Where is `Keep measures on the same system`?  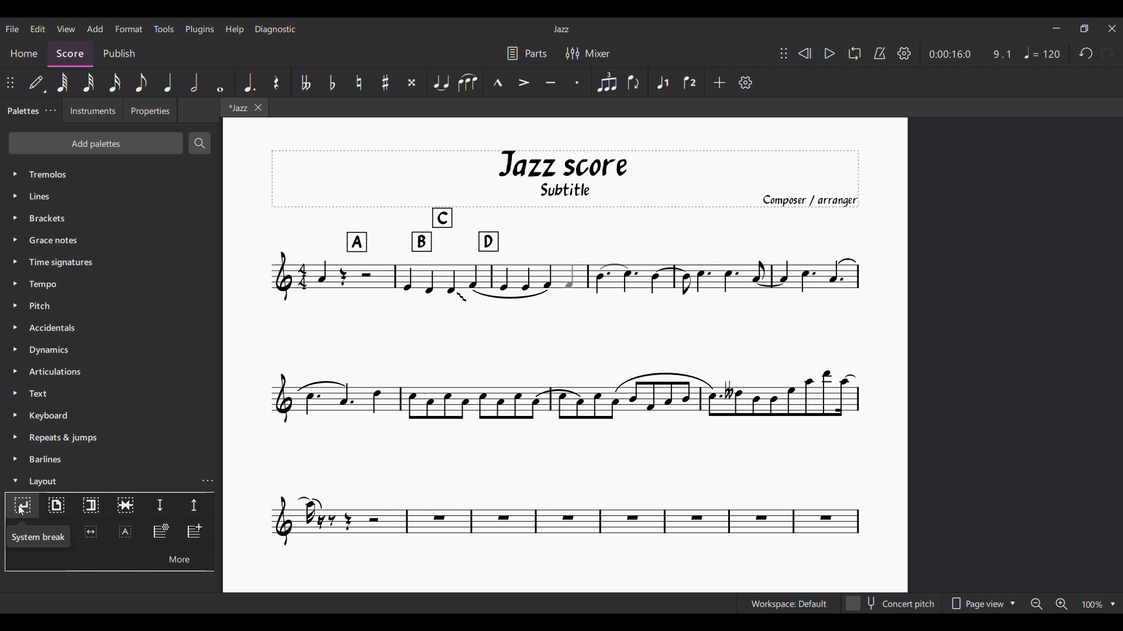
Keep measures on the same system is located at coordinates (125, 506).